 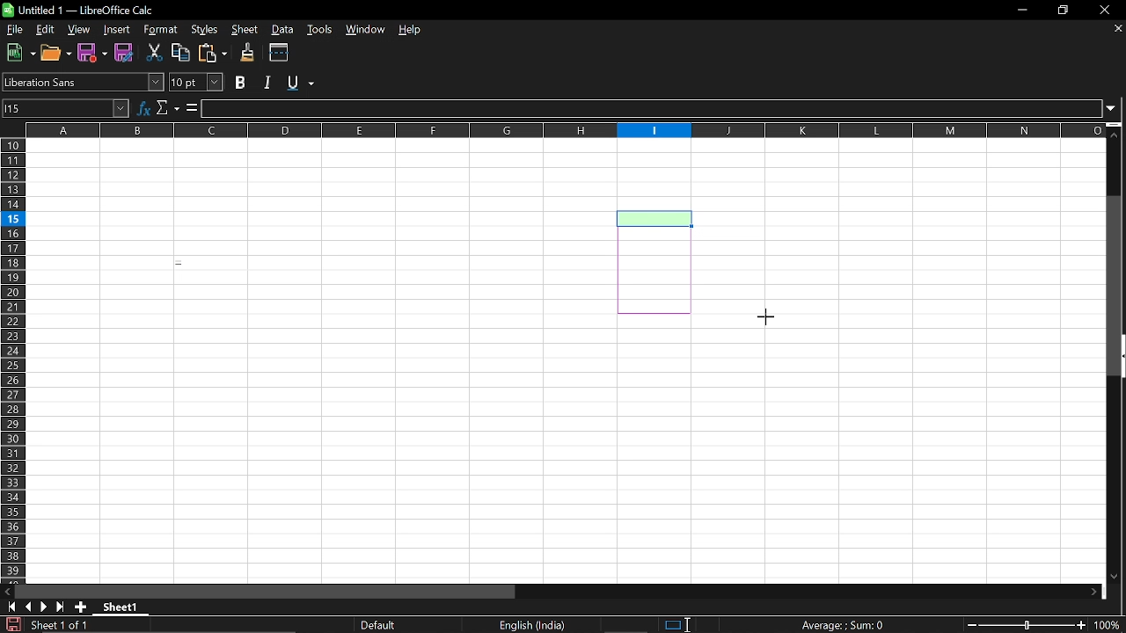 I want to click on Fillable cells, so click(x=322, y=361).